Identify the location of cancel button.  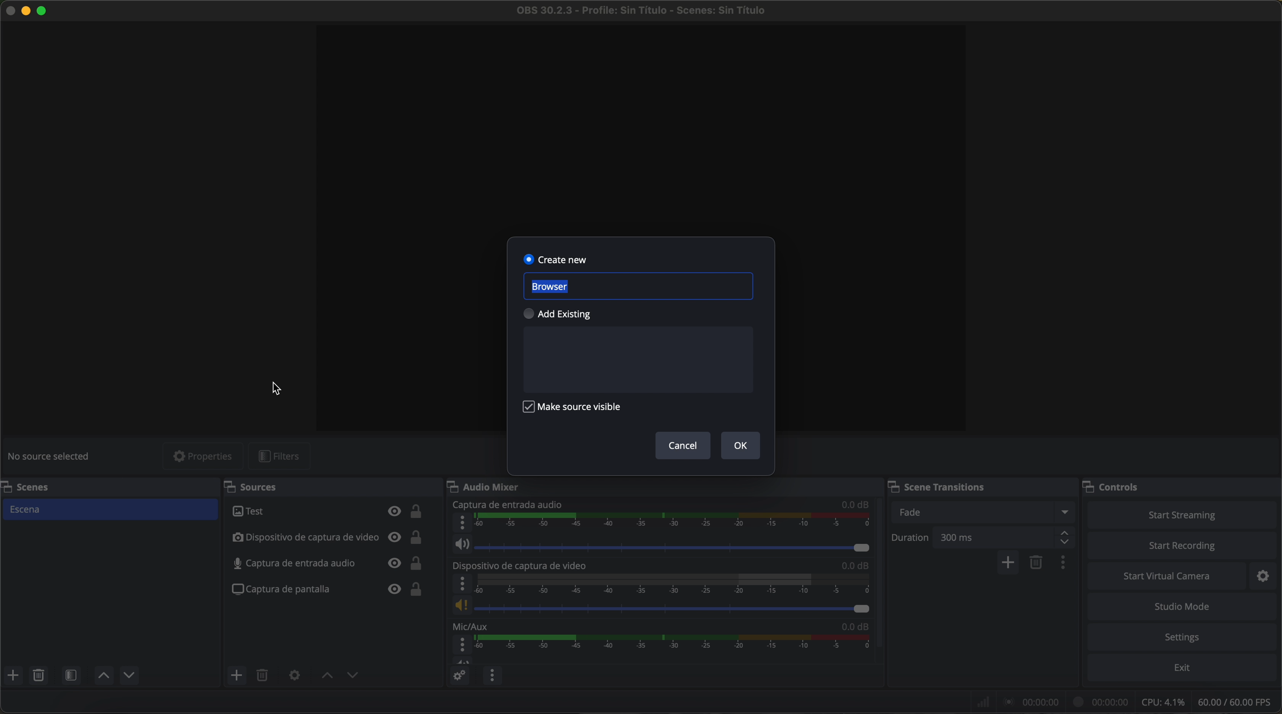
(683, 446).